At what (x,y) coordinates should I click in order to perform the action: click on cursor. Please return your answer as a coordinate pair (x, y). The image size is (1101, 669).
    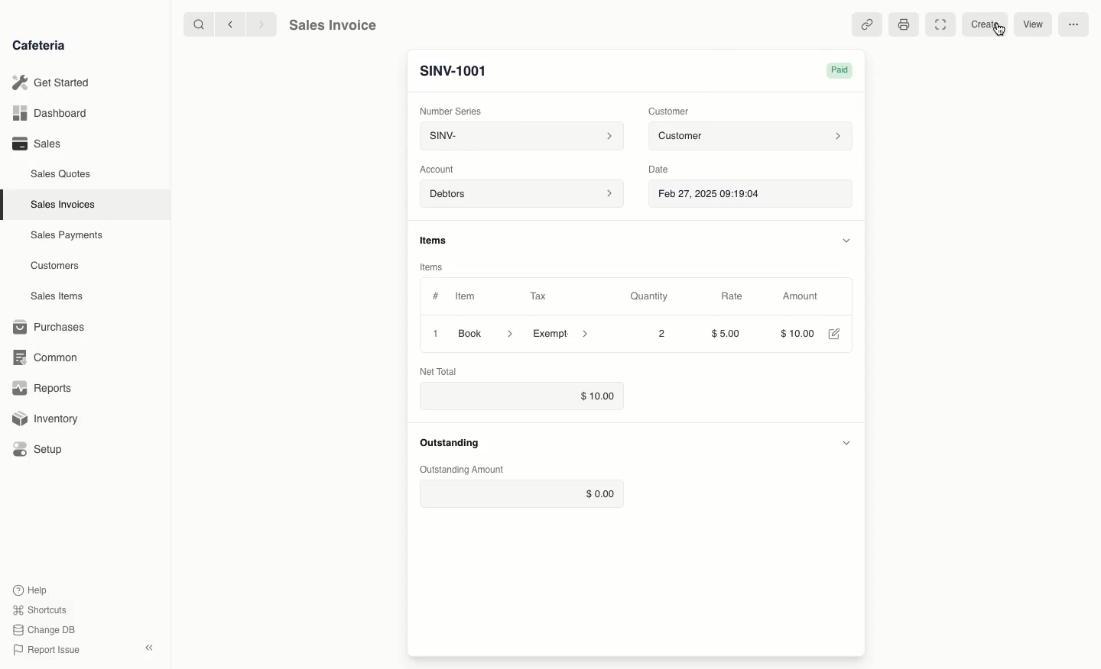
    Looking at the image, I should click on (995, 32).